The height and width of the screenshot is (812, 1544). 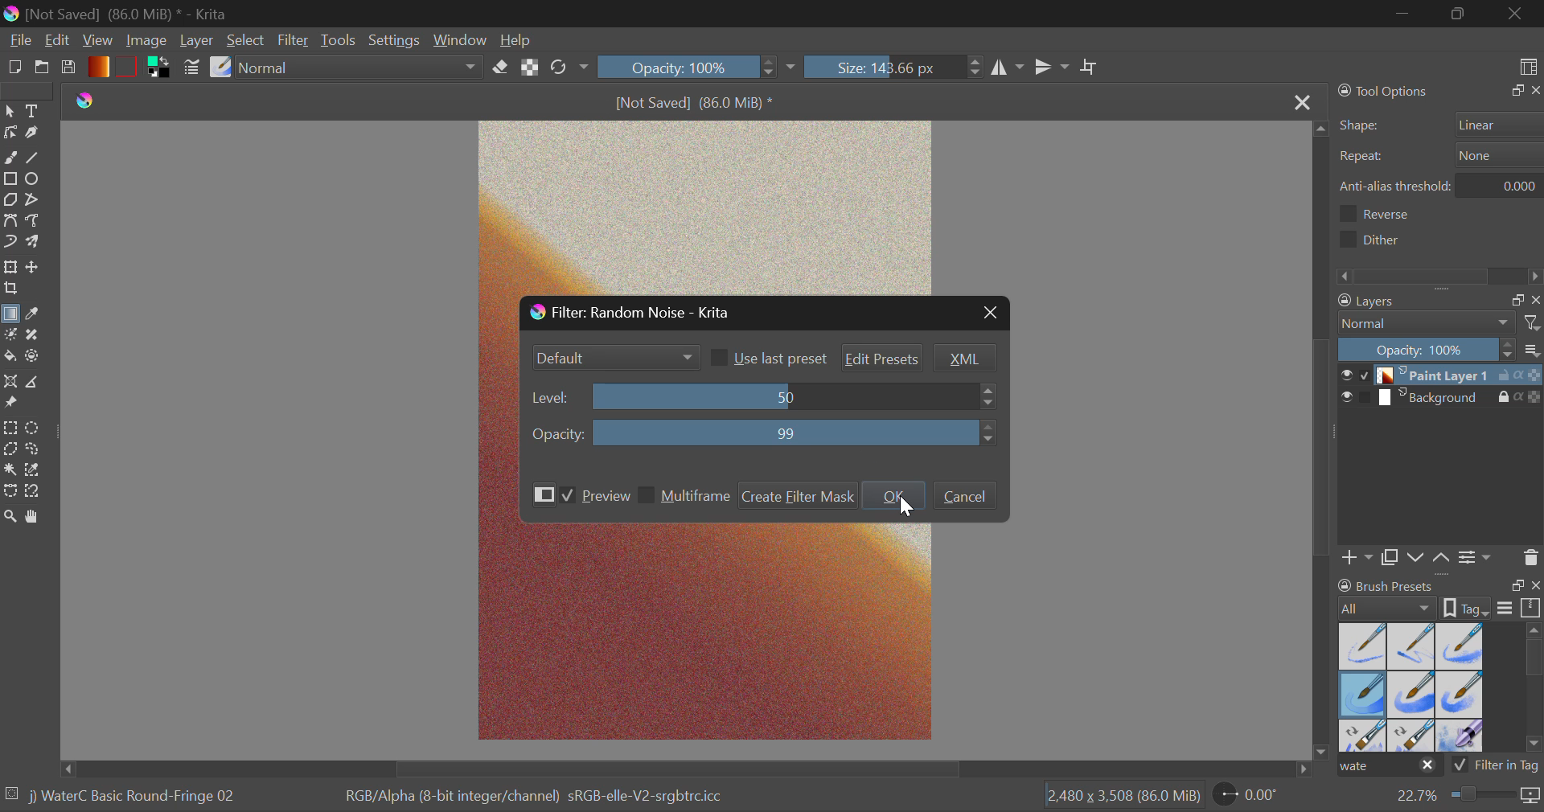 What do you see at coordinates (96, 41) in the screenshot?
I see `View` at bounding box center [96, 41].